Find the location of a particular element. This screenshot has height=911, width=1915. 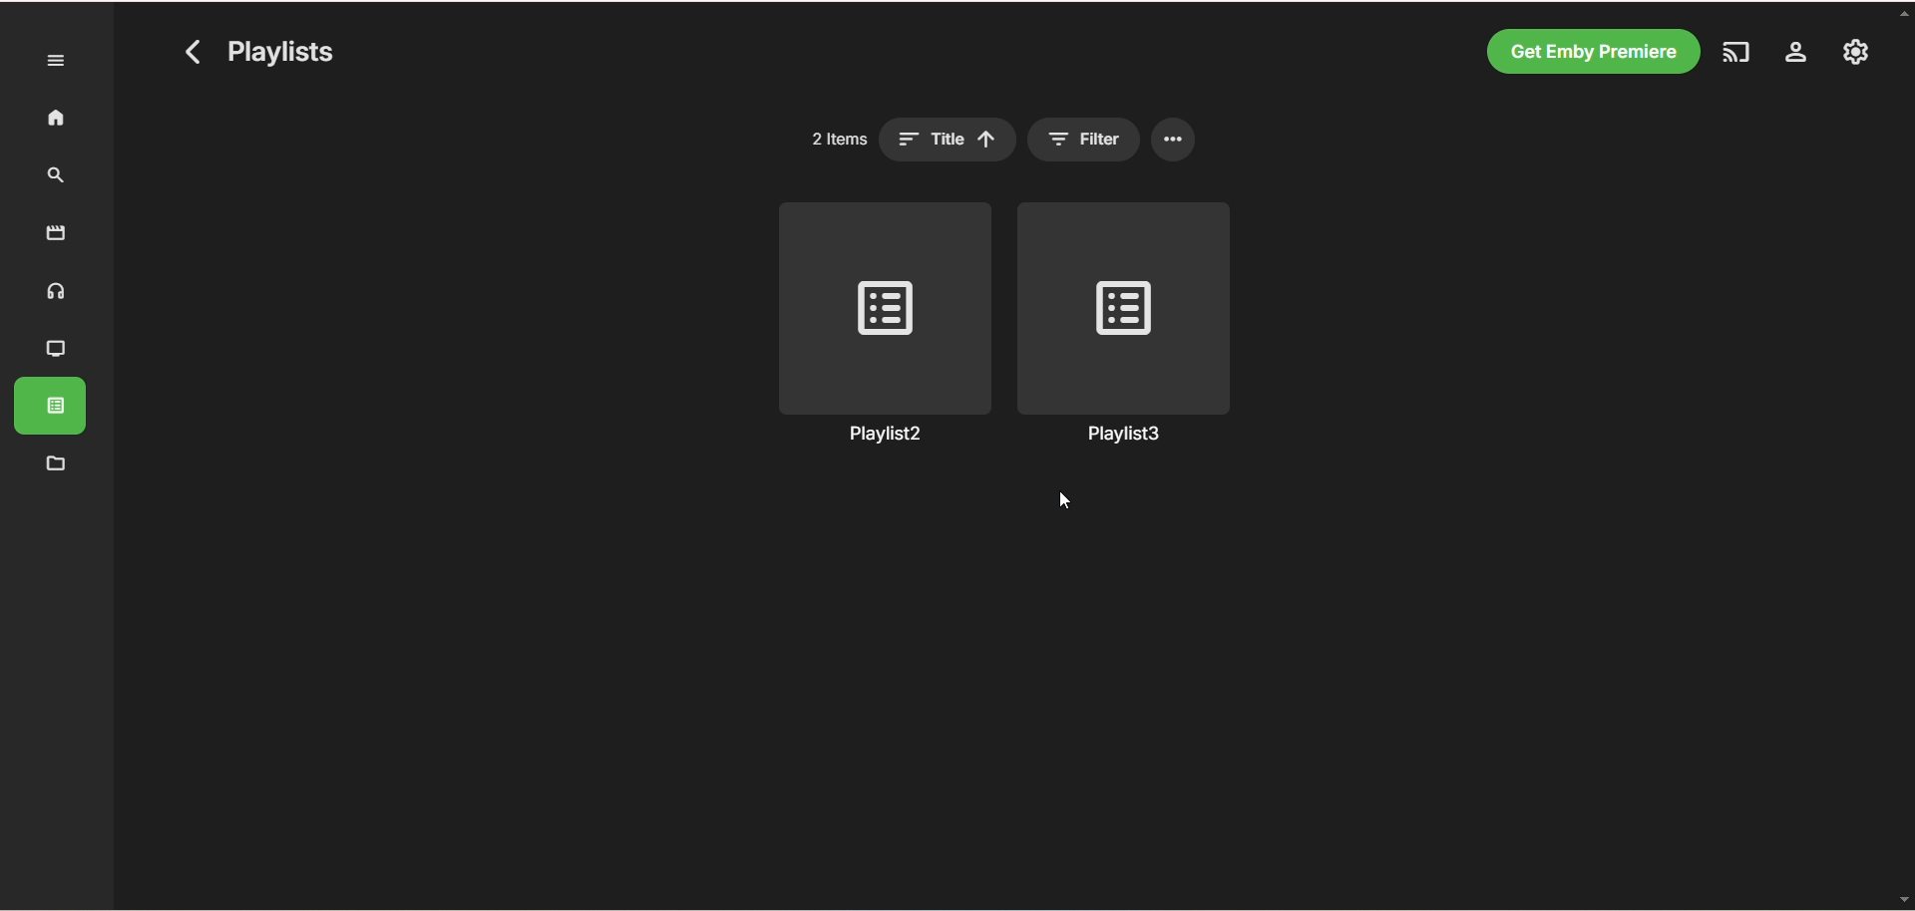

settings is located at coordinates (1794, 55).